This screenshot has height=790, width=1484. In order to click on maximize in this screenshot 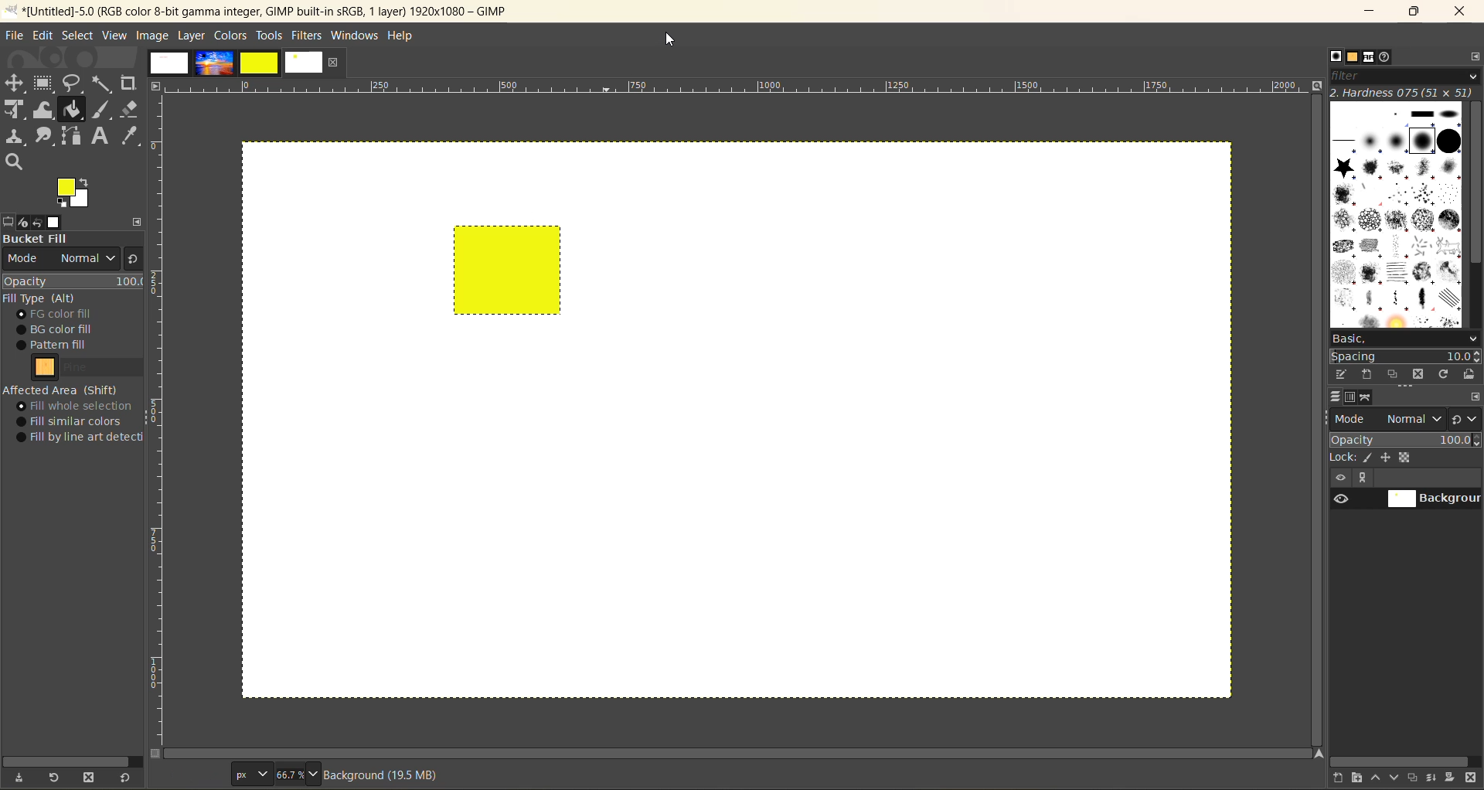, I will do `click(1414, 14)`.